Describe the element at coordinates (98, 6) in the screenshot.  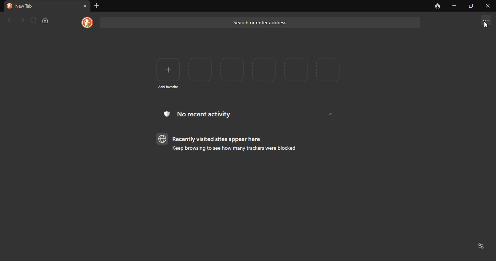
I see `add tab` at that location.